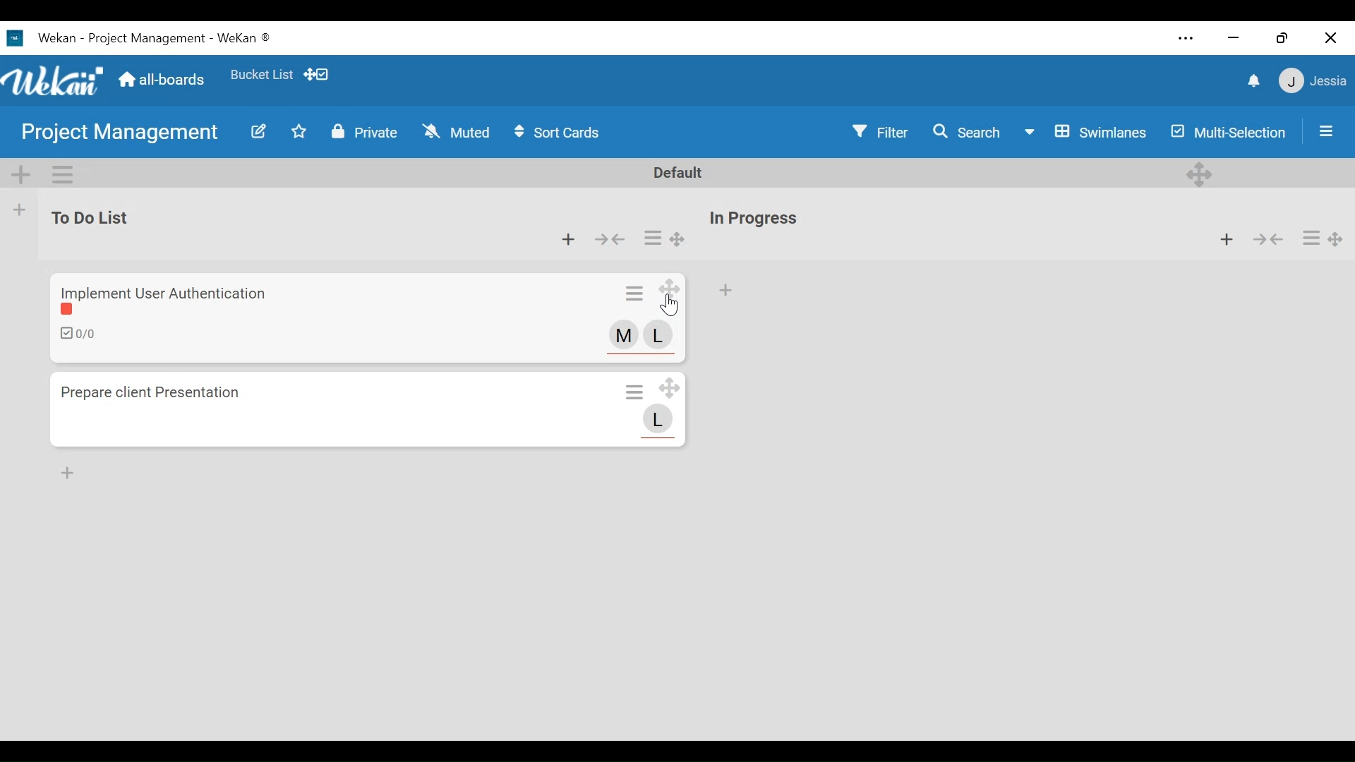 The image size is (1355, 762). What do you see at coordinates (1330, 39) in the screenshot?
I see `close` at bounding box center [1330, 39].